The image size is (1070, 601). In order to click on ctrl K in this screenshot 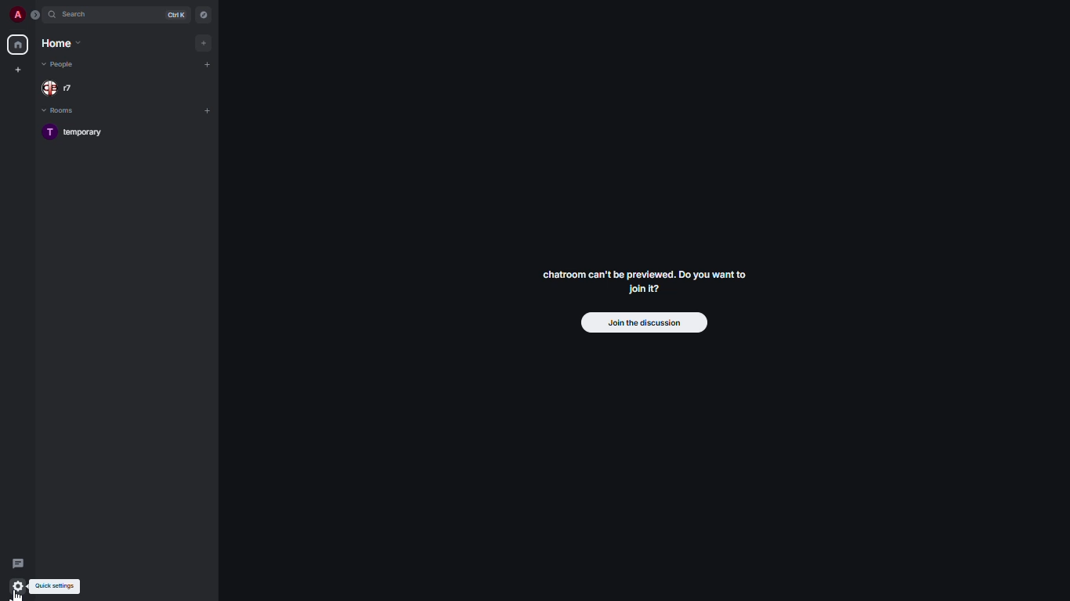, I will do `click(177, 14)`.